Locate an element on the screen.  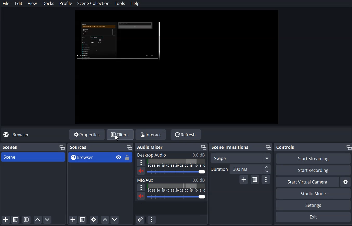
Add Source is located at coordinates (73, 220).